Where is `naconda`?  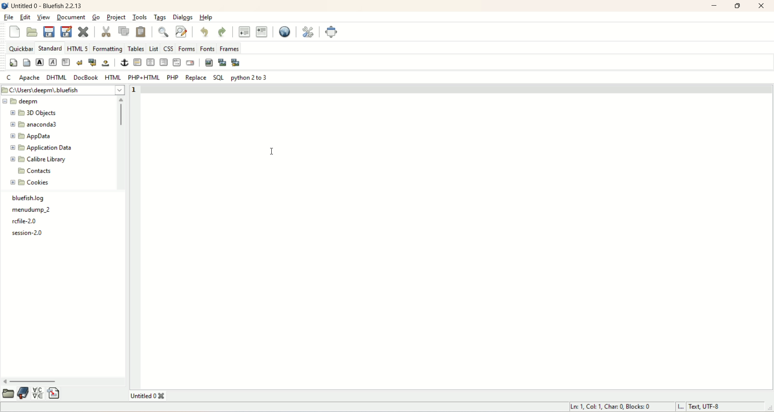
naconda is located at coordinates (36, 125).